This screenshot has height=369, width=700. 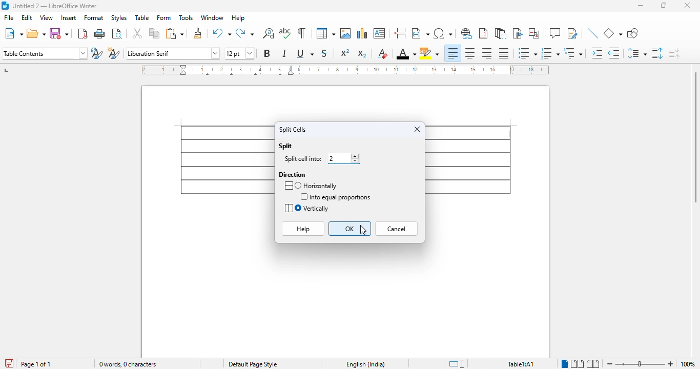 What do you see at coordinates (573, 53) in the screenshot?
I see `select outline format` at bounding box center [573, 53].